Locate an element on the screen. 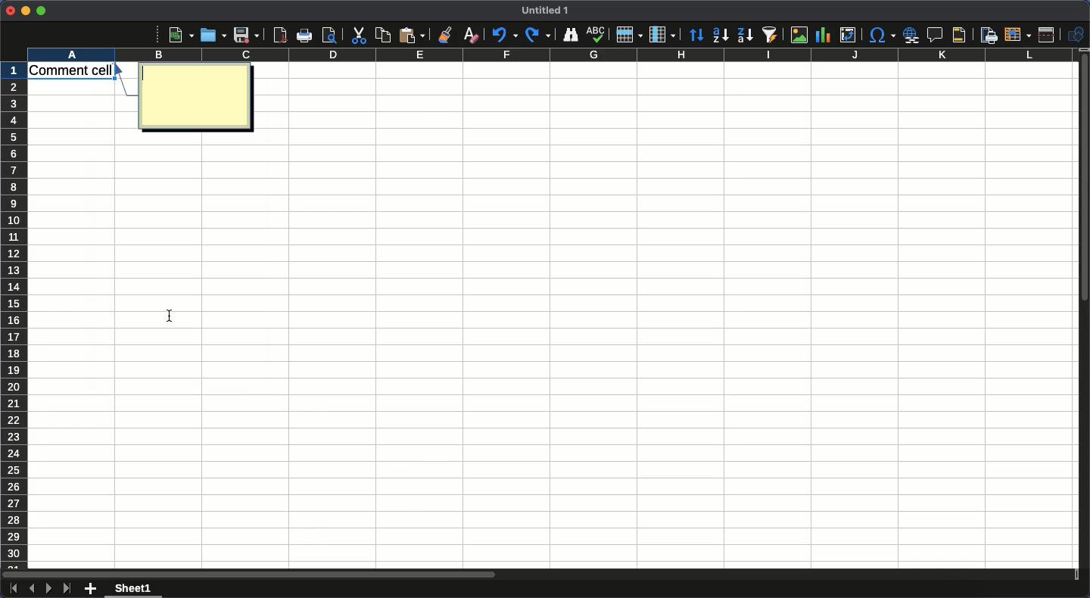 The image size is (1090, 598). print preview is located at coordinates (331, 33).